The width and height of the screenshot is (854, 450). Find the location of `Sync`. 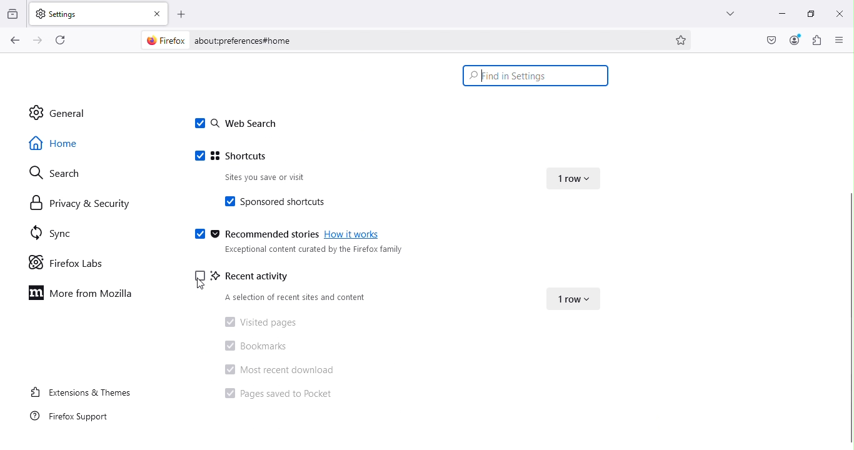

Sync is located at coordinates (48, 231).